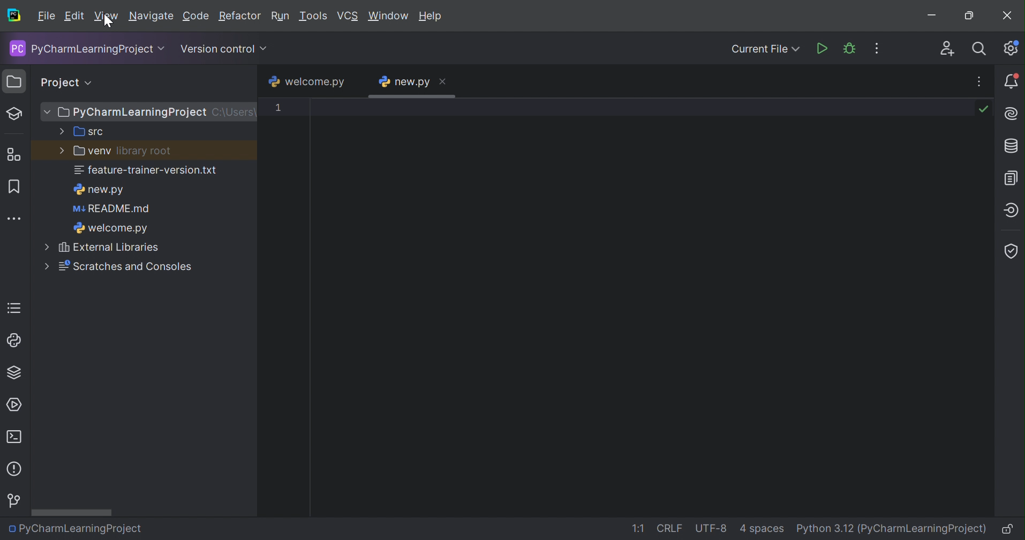 The width and height of the screenshot is (1025, 540). Describe the element at coordinates (74, 17) in the screenshot. I see `Edit` at that location.